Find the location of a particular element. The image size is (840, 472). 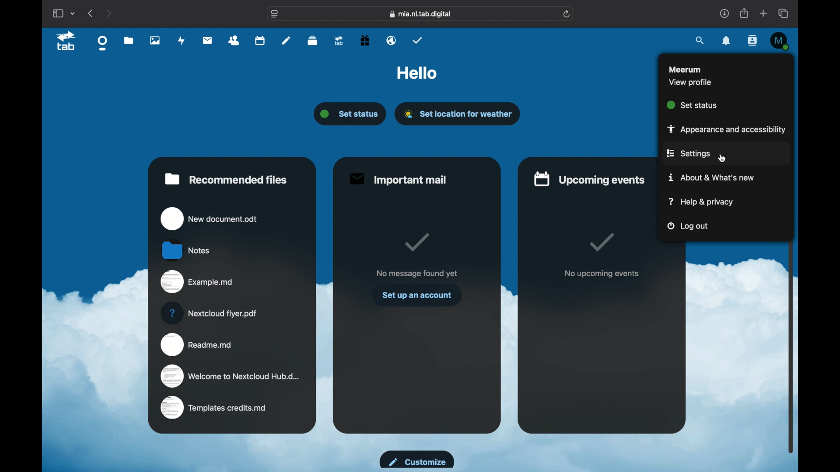

files is located at coordinates (129, 41).